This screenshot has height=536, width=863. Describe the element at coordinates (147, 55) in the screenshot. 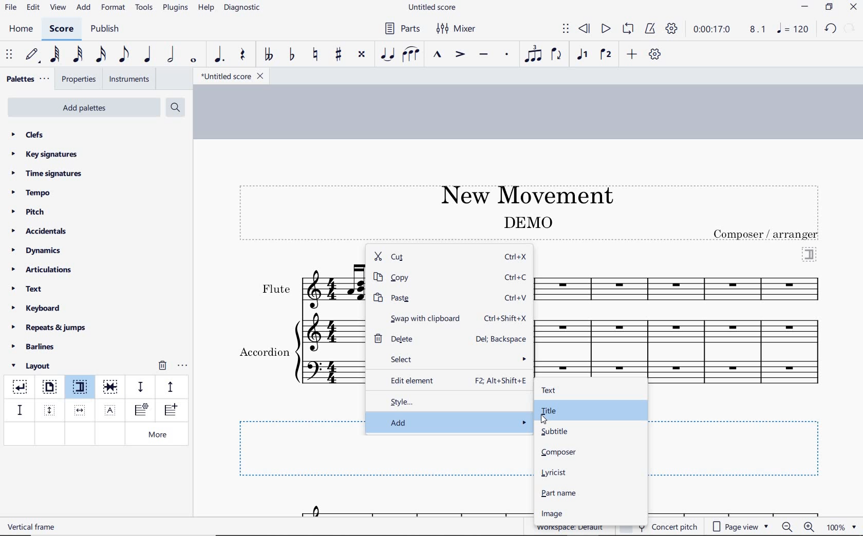

I see `quarter note` at that location.